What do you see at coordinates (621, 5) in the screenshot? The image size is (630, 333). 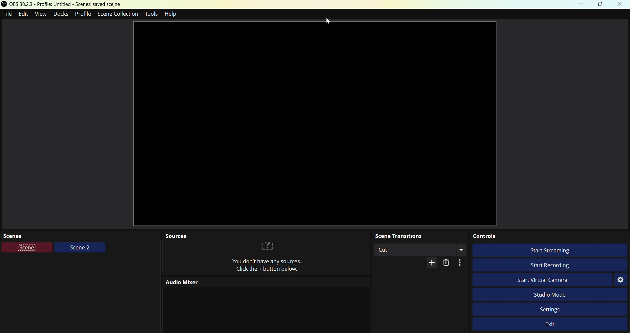 I see `Close` at bounding box center [621, 5].